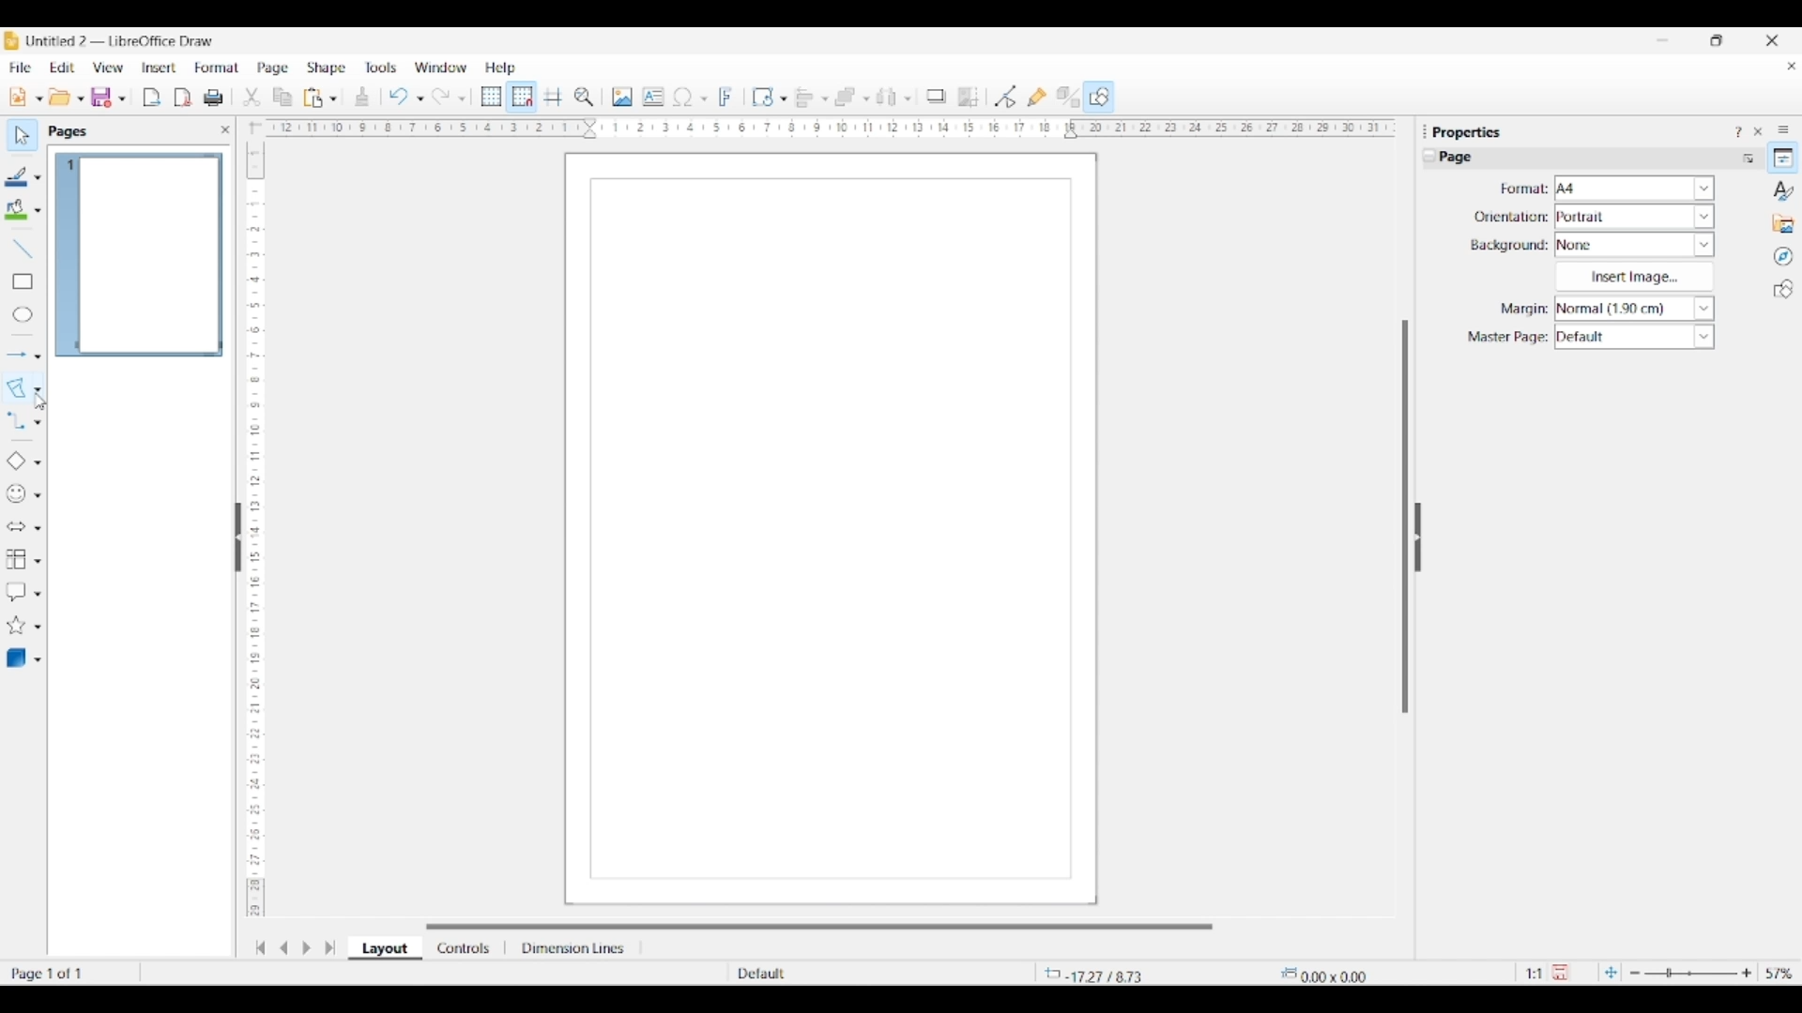 This screenshot has height=1013, width=1802. I want to click on Hide left sidebar, so click(238, 537).